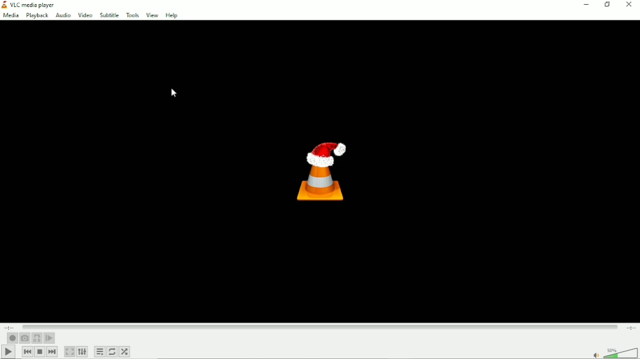 The image size is (640, 359). I want to click on take a snapshot, so click(24, 339).